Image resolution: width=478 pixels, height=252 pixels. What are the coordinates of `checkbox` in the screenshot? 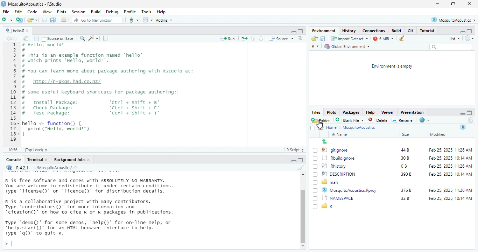 It's located at (315, 175).